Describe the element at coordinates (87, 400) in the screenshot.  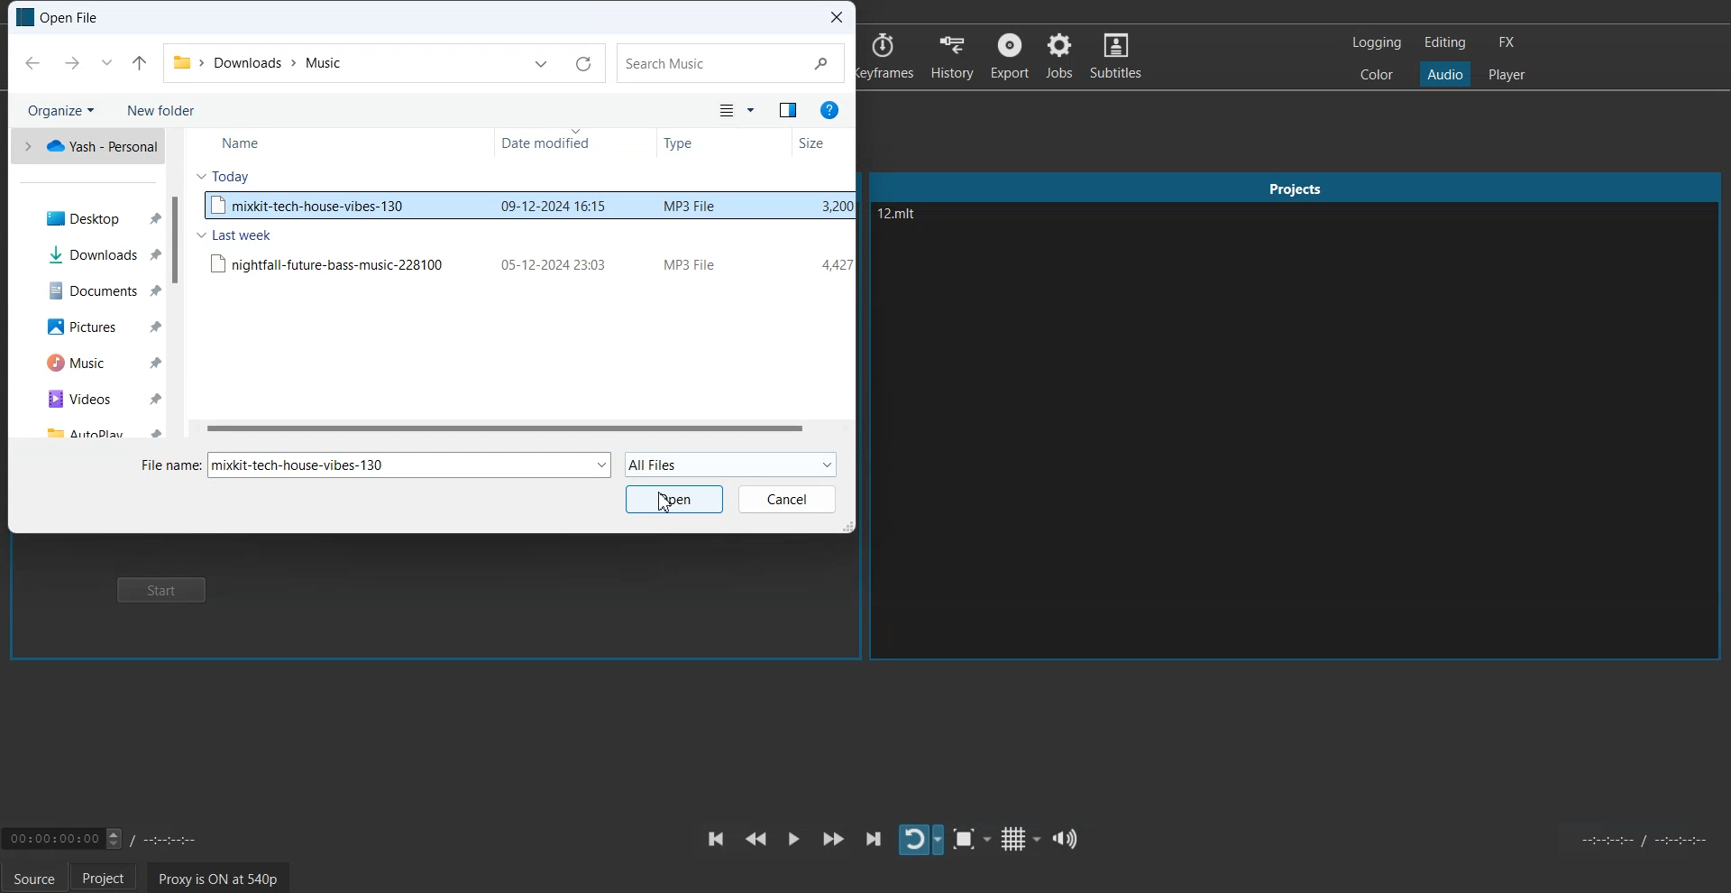
I see `Video` at that location.